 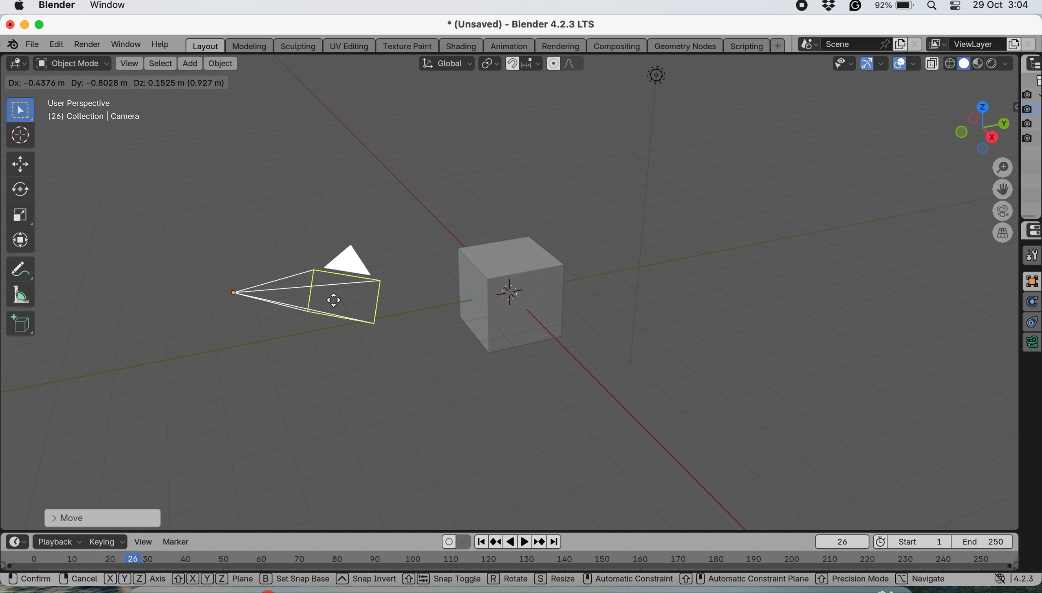 I want to click on *(Unsaved) - Blend 4.2.3 LTS, so click(x=531, y=24).